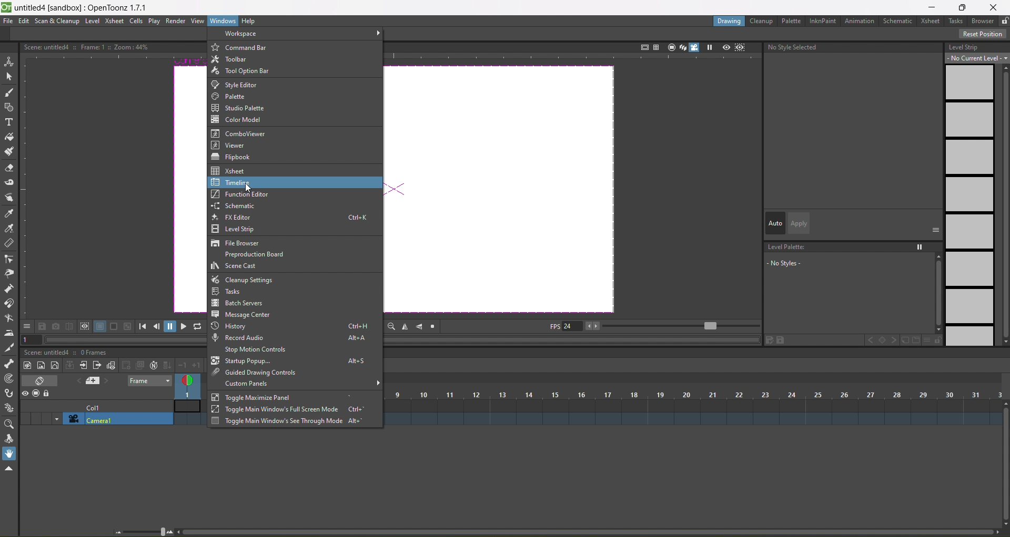  I want to click on flipbook, so click(233, 157).